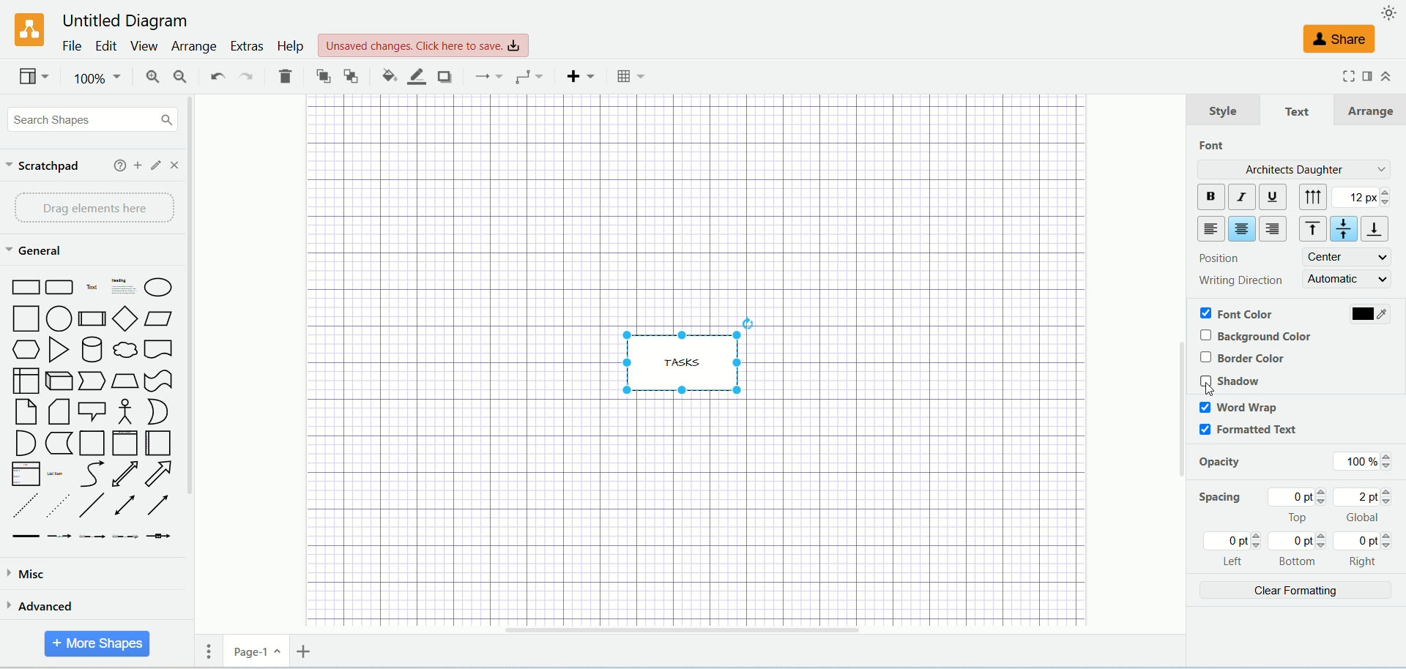 This screenshot has width=1406, height=669. Describe the element at coordinates (215, 77) in the screenshot. I see `undo` at that location.